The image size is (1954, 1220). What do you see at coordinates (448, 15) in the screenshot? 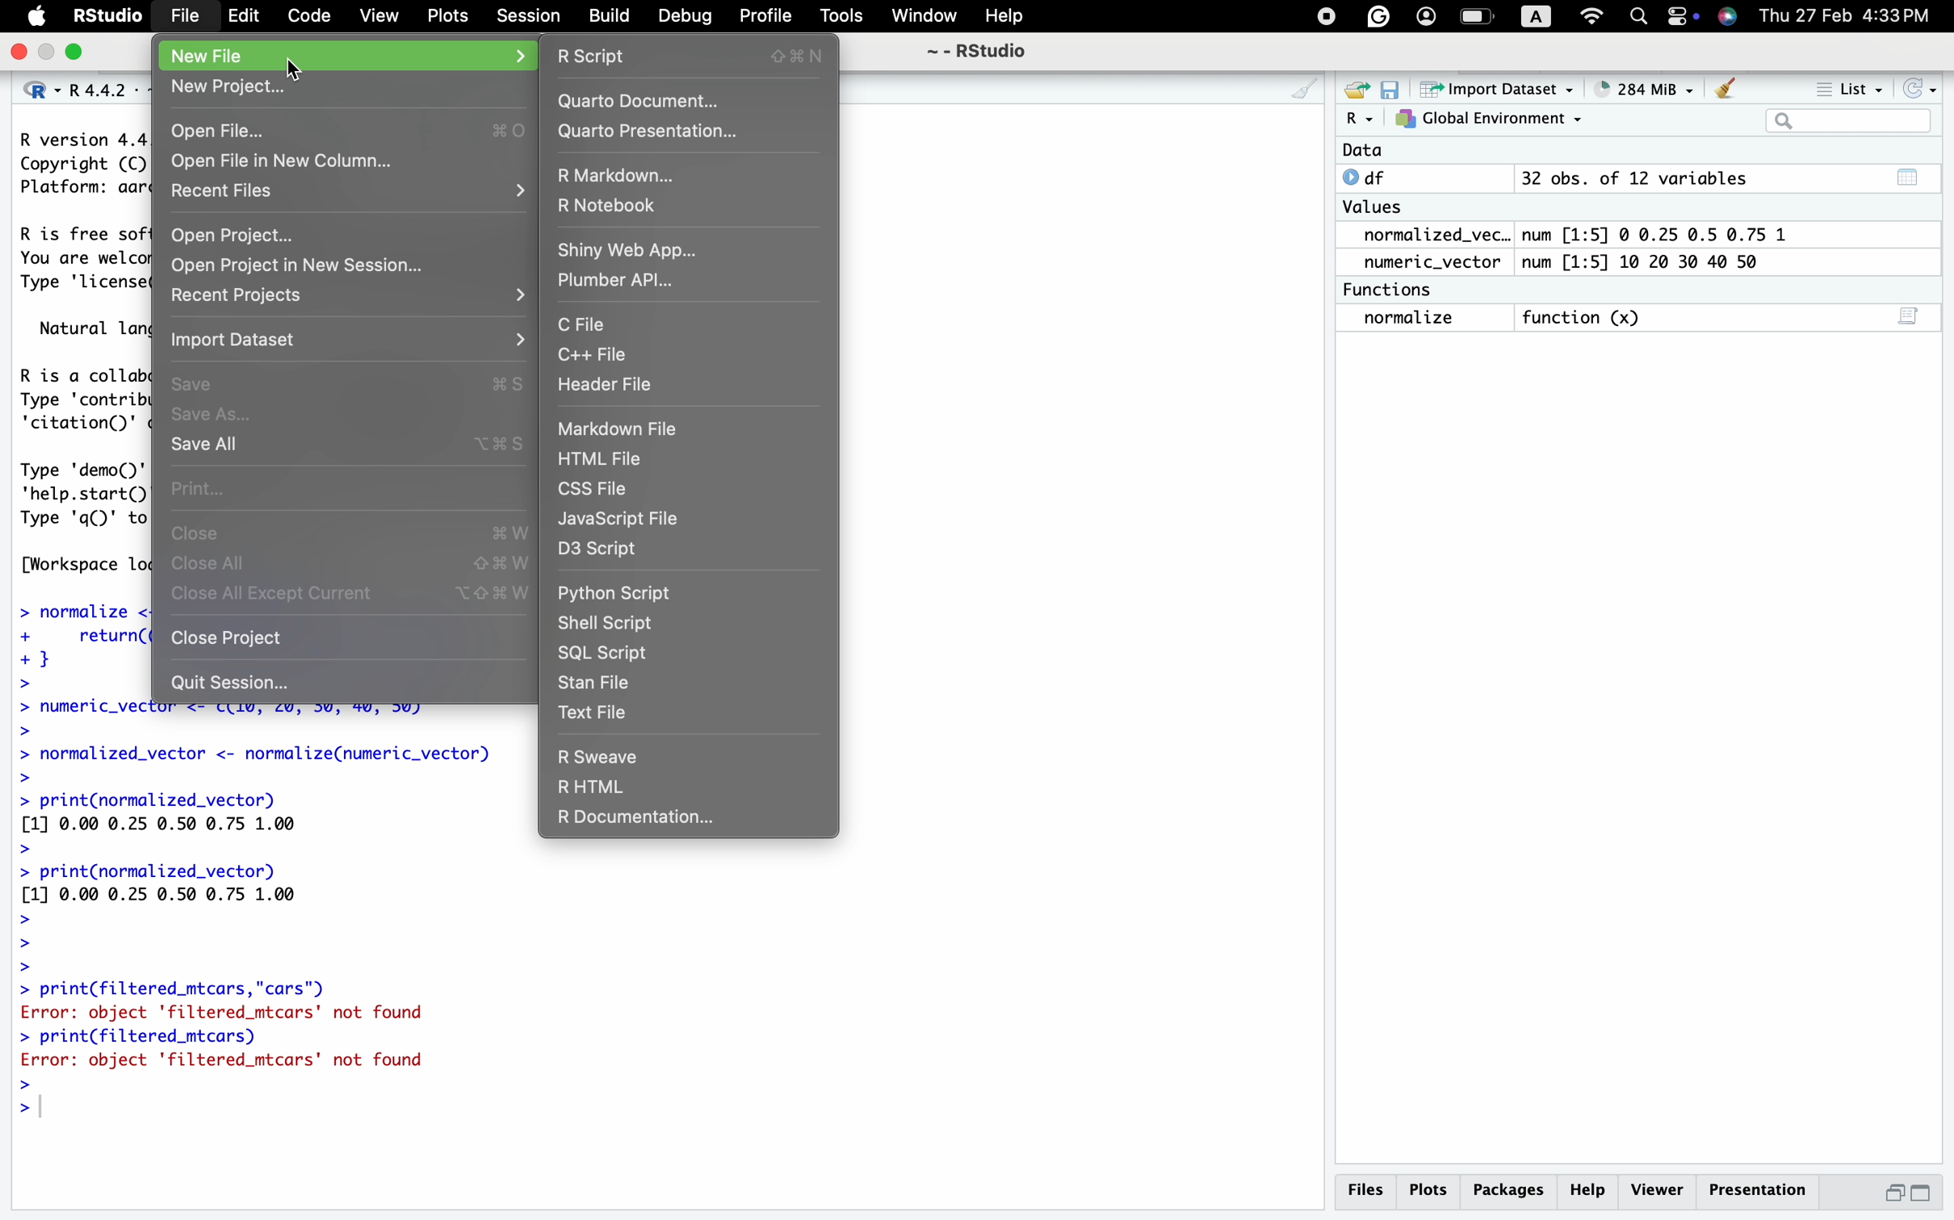
I see `Plots` at bounding box center [448, 15].